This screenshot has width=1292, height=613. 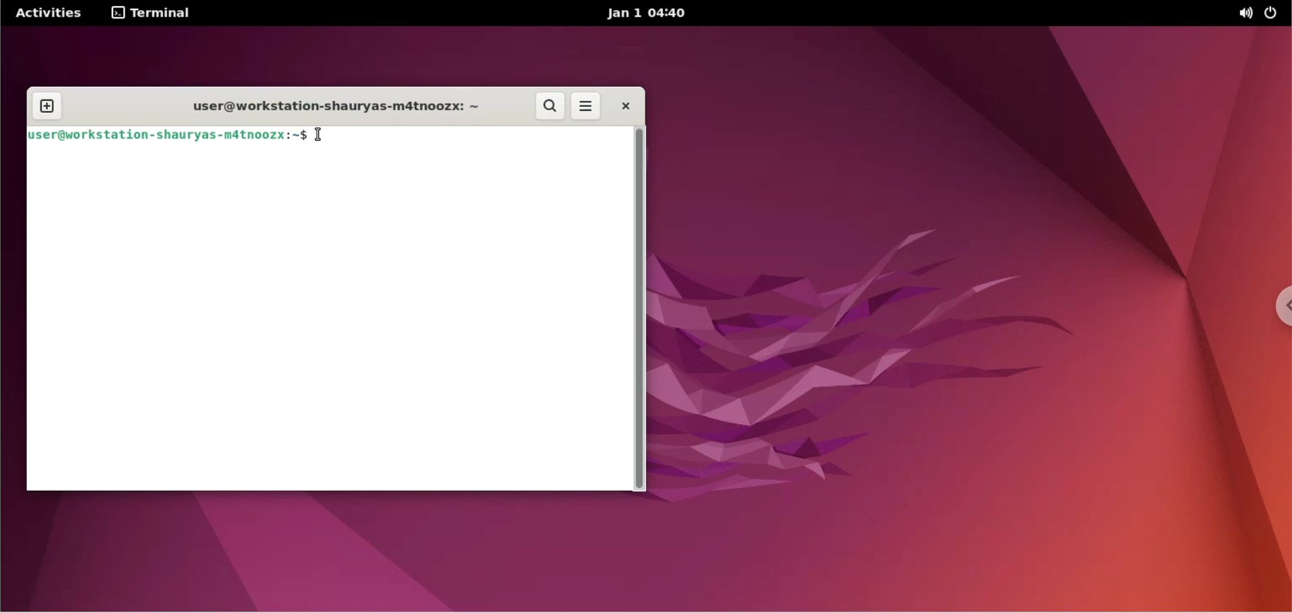 What do you see at coordinates (645, 14) in the screenshot?
I see `Jan 1 04:40` at bounding box center [645, 14].